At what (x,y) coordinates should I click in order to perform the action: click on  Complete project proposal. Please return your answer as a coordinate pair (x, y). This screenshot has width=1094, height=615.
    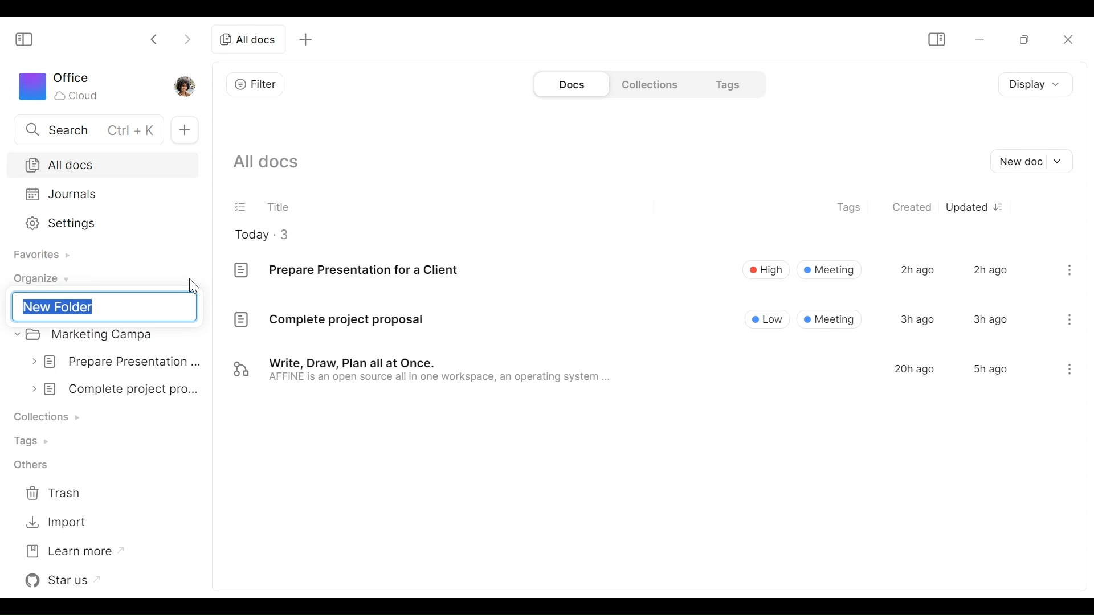
    Looking at the image, I should click on (328, 322).